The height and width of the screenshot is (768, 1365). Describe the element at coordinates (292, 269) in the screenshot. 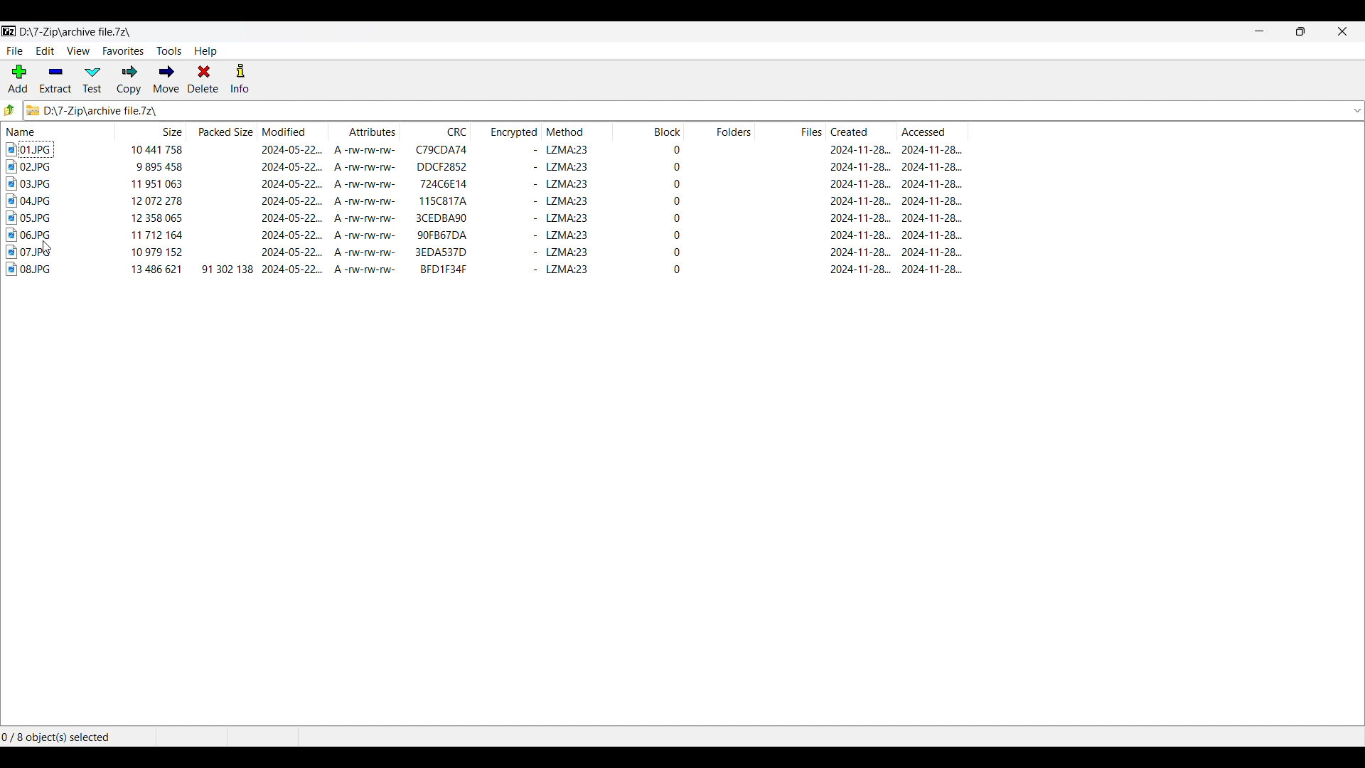

I see `modified date & time` at that location.